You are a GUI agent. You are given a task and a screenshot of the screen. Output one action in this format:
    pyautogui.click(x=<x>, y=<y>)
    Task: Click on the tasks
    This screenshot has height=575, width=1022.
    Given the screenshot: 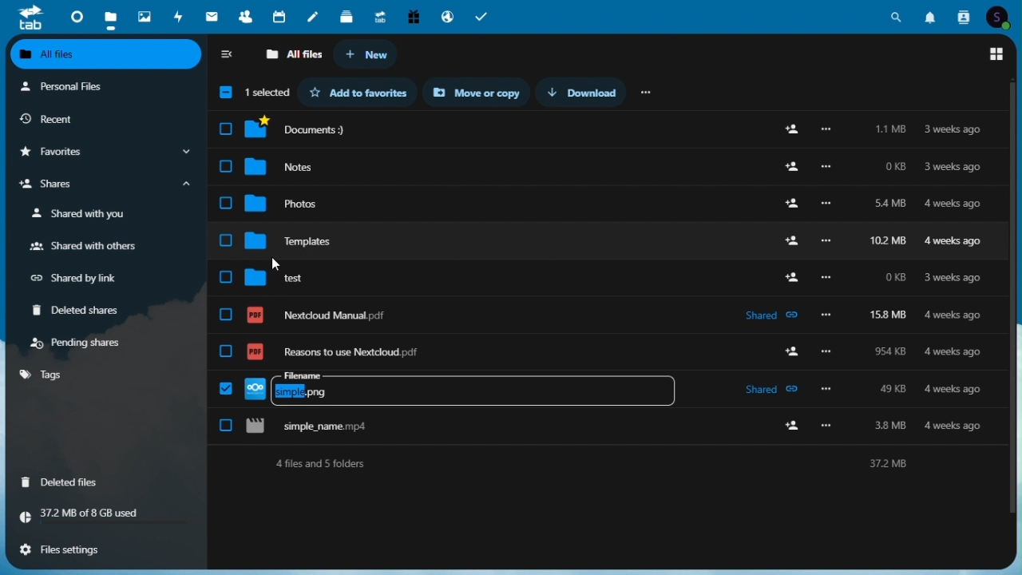 What is the action you would take?
    pyautogui.click(x=484, y=15)
    